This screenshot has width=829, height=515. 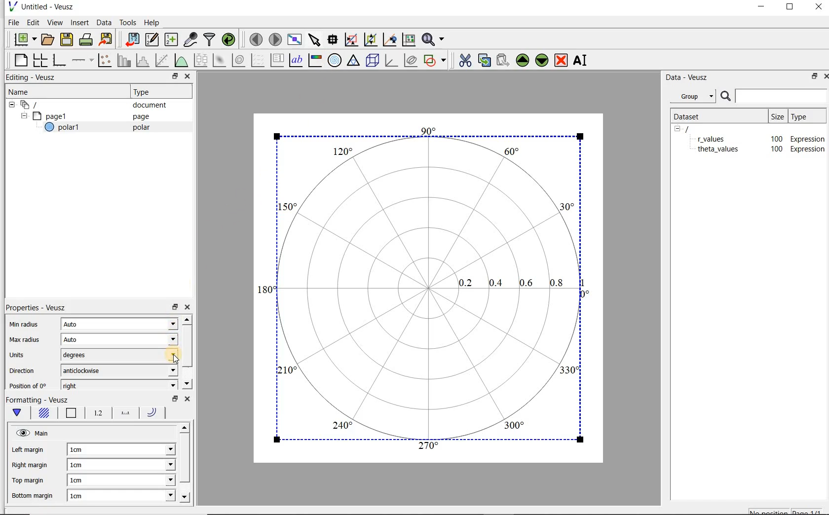 I want to click on 3d graph, so click(x=392, y=61).